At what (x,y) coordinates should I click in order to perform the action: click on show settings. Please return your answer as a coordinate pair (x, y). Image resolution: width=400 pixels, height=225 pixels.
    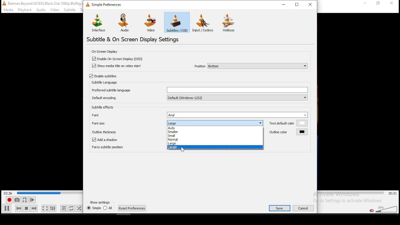
    Looking at the image, I should click on (101, 202).